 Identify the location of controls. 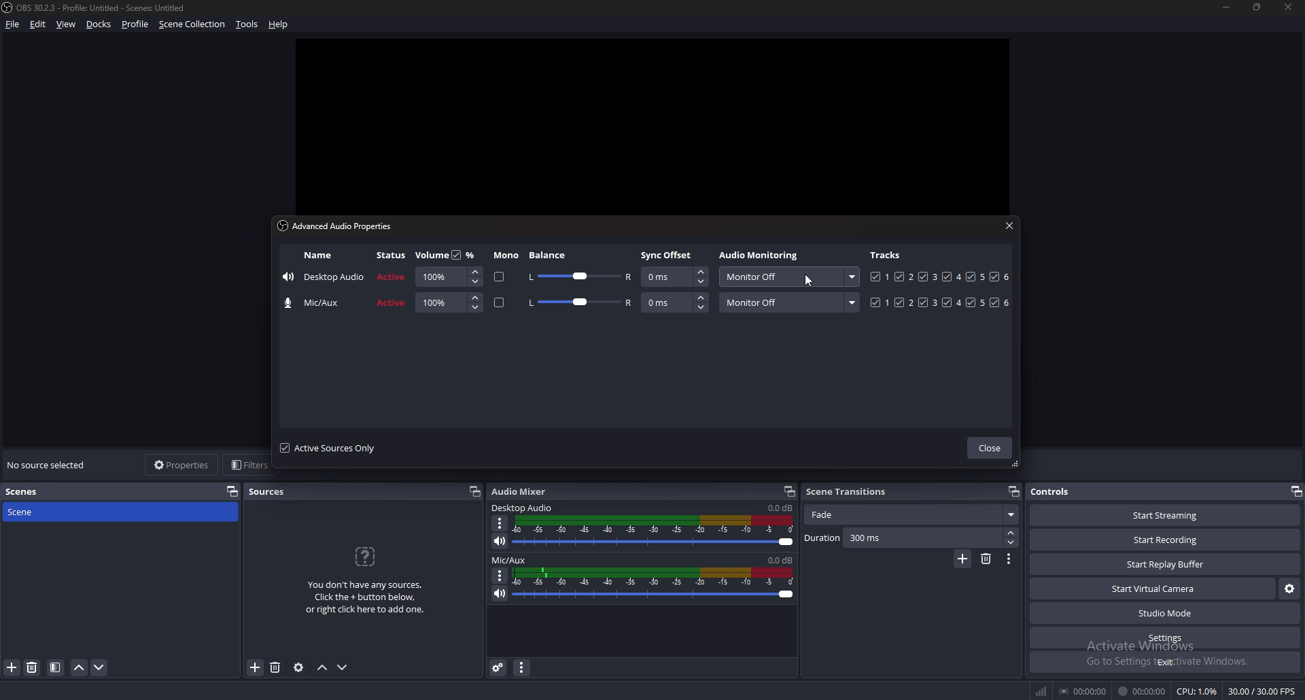
(1054, 491).